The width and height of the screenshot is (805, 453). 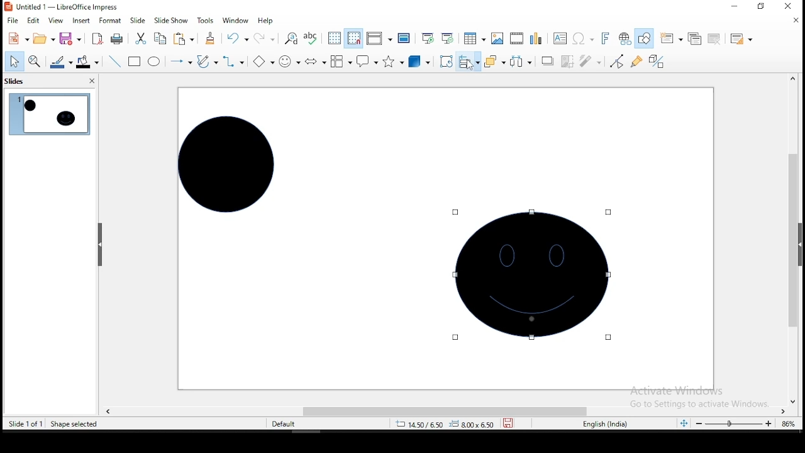 I want to click on toggle extrusion, so click(x=657, y=63).